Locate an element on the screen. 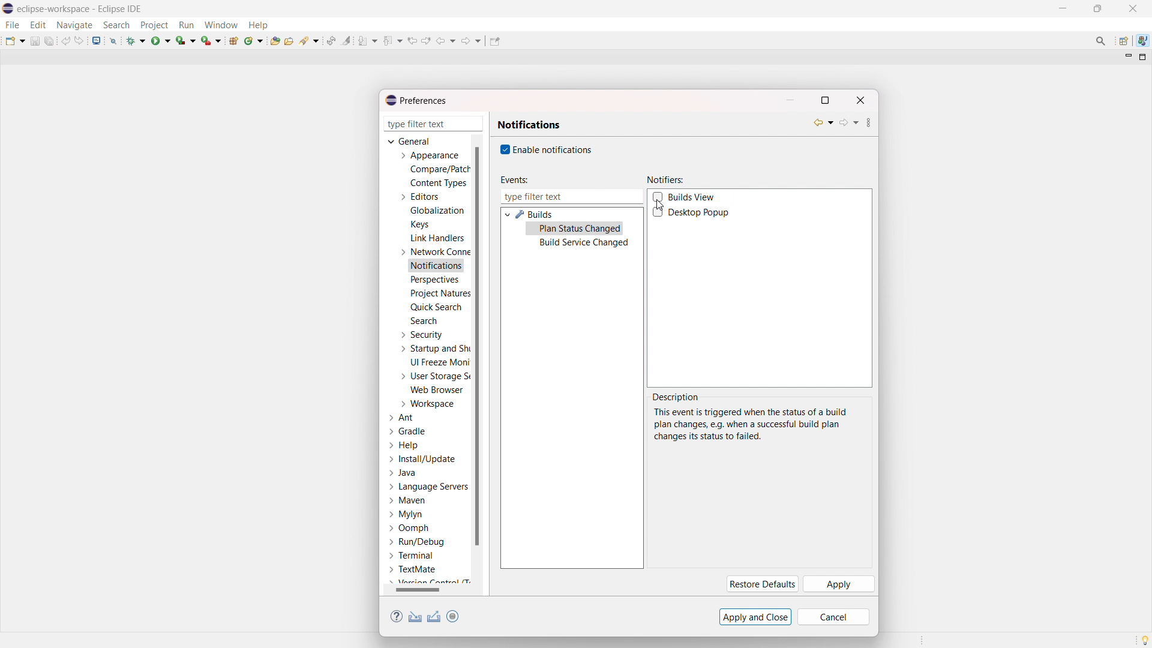 The height and width of the screenshot is (648, 1152). maximize dialogbox is located at coordinates (824, 100).